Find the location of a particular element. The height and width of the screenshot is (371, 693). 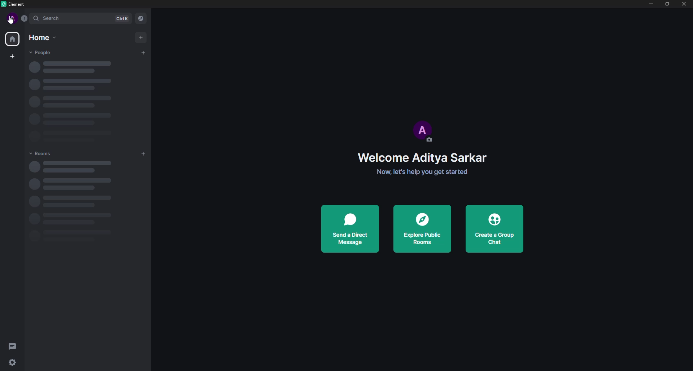

rooms is located at coordinates (42, 153).